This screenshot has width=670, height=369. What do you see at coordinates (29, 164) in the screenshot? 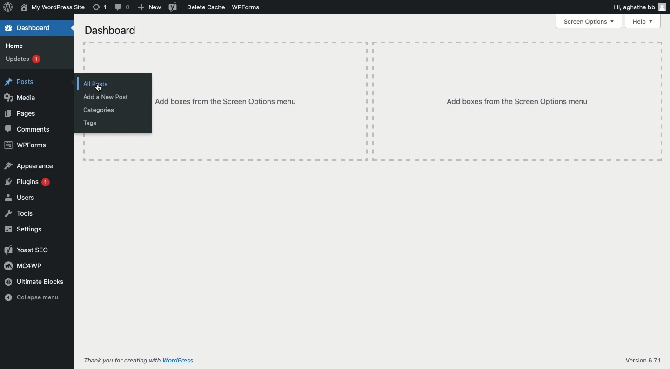
I see `Appearance` at bounding box center [29, 164].